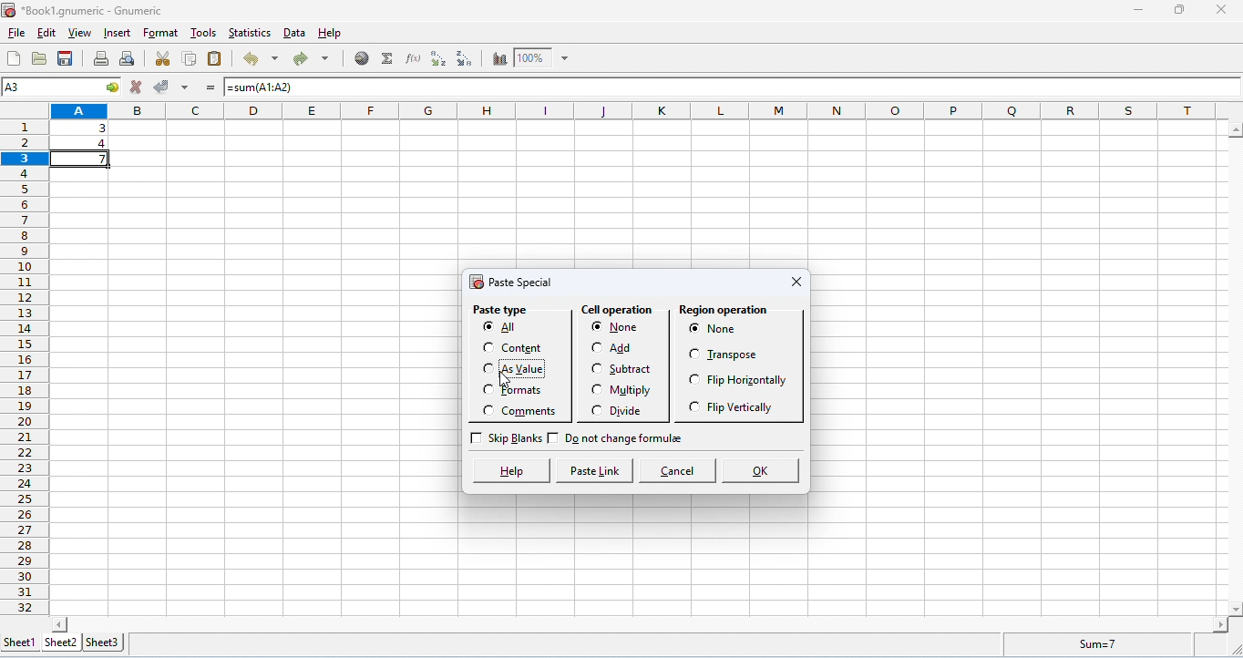 The image size is (1243, 658). What do you see at coordinates (724, 310) in the screenshot?
I see `region operation` at bounding box center [724, 310].